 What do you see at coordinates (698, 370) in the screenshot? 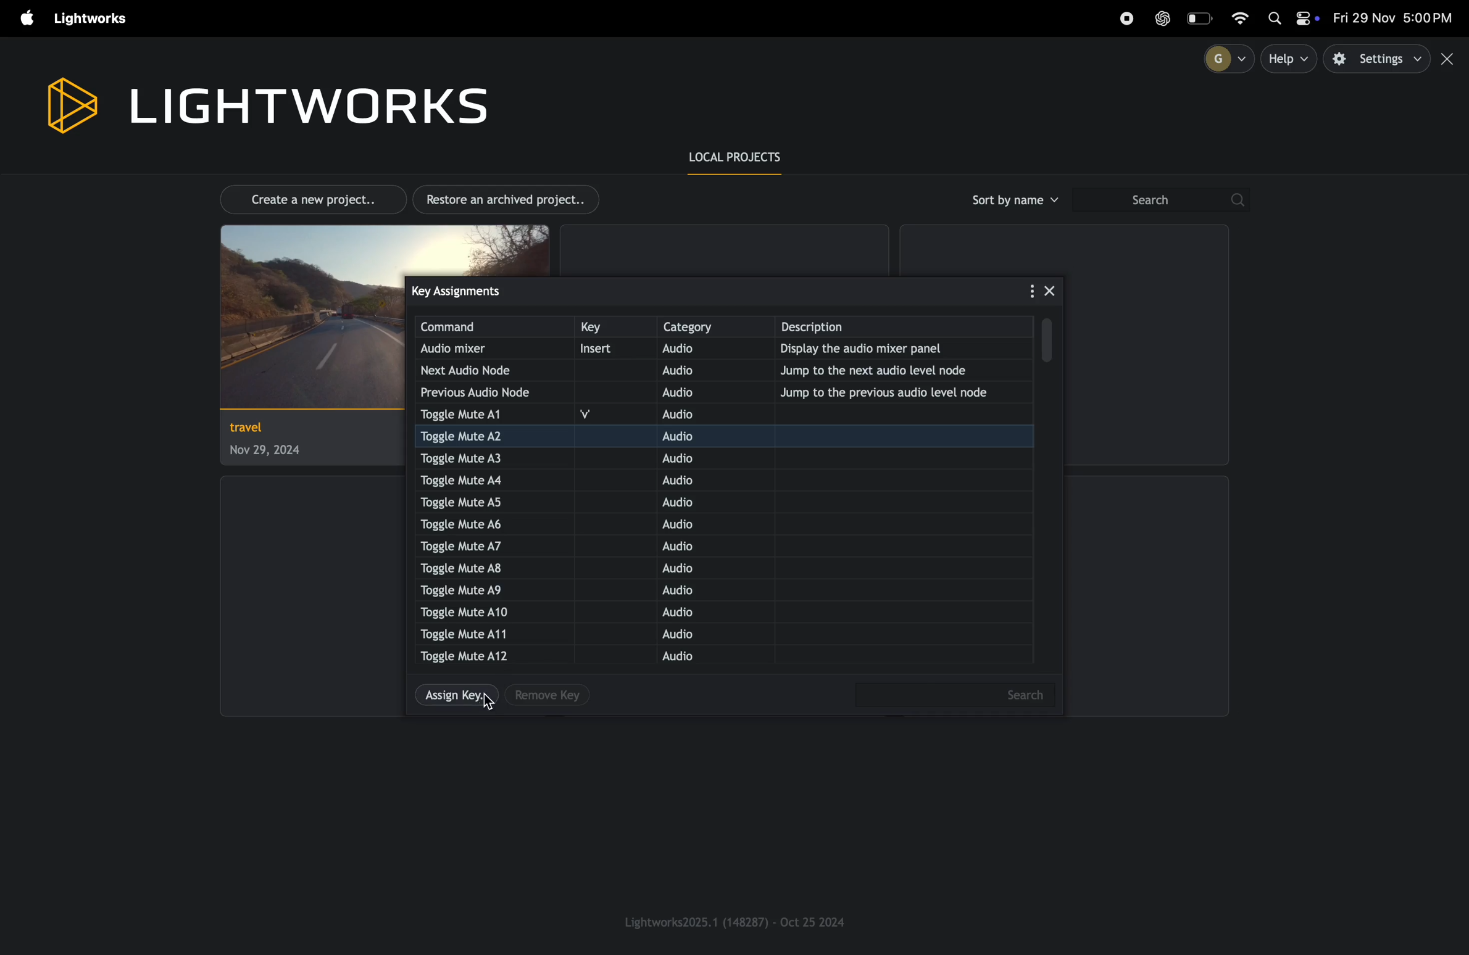
I see `audio` at bounding box center [698, 370].